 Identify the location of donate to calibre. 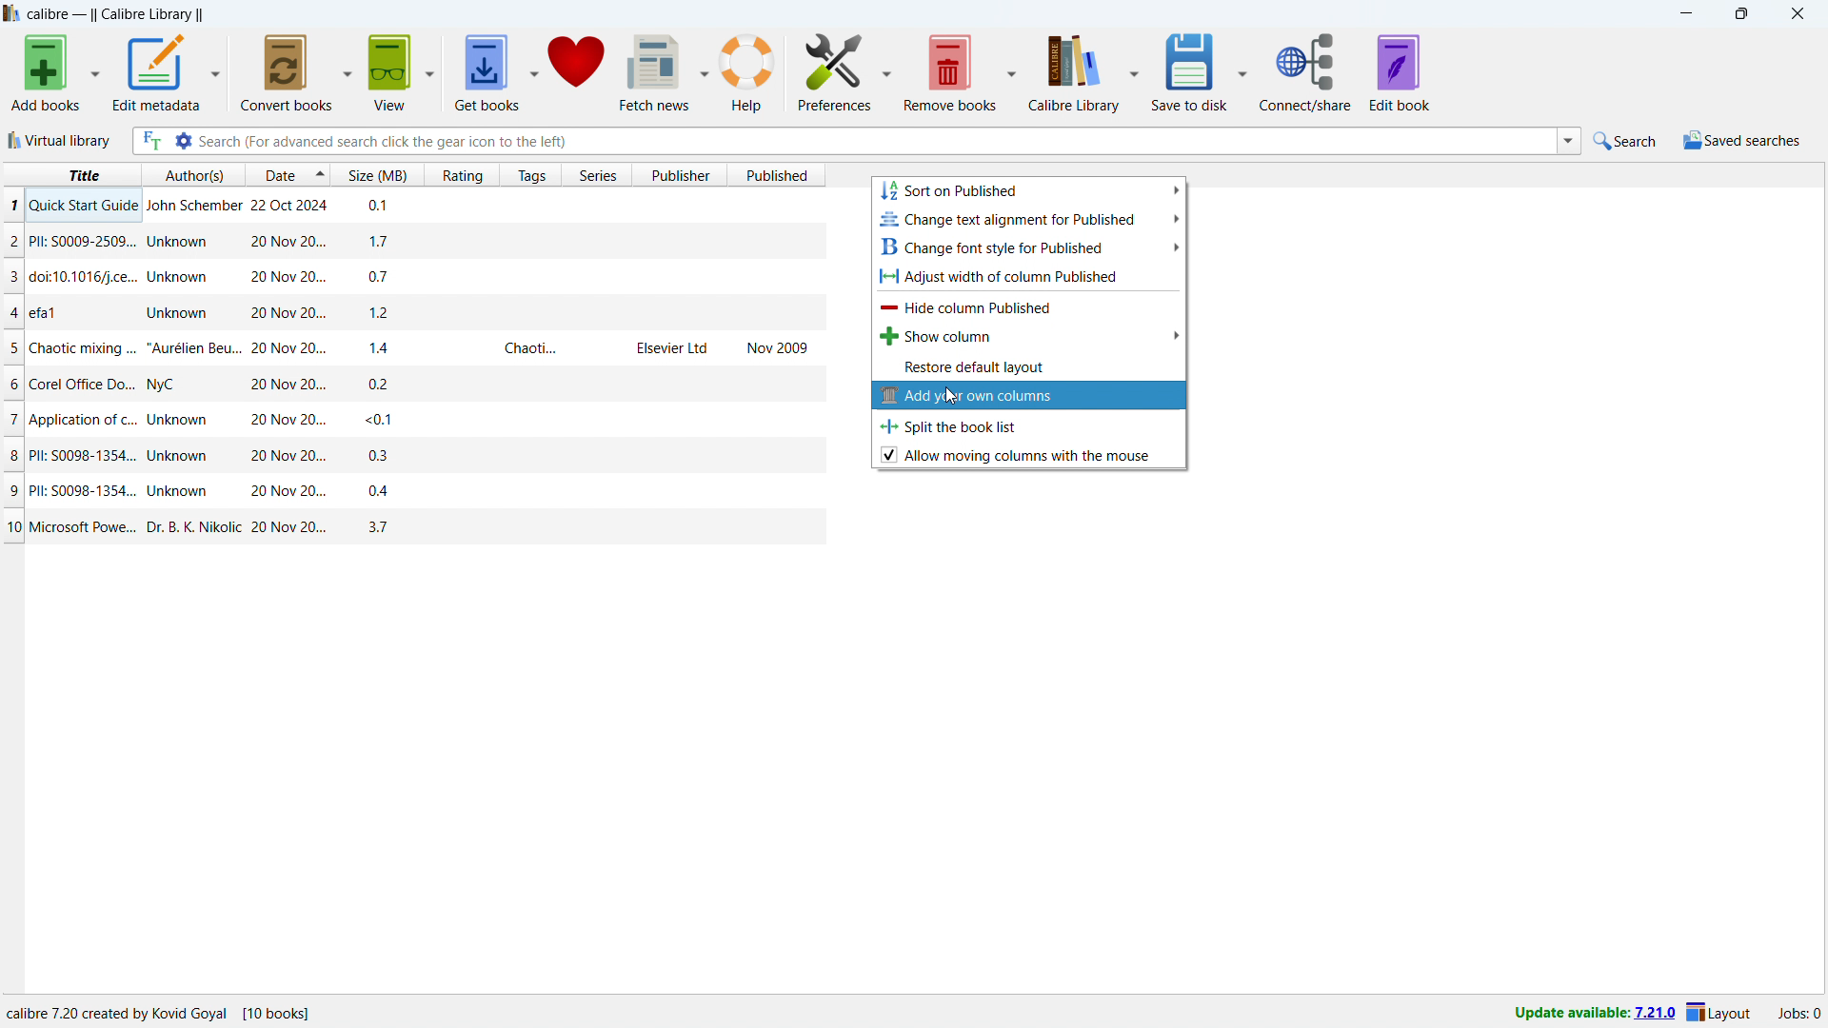
(576, 73).